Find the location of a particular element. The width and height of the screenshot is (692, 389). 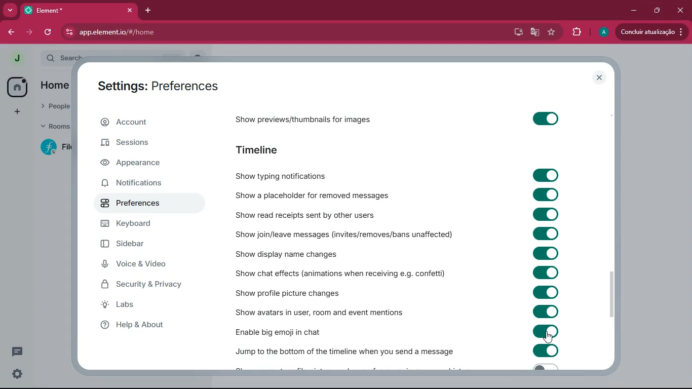

close is located at coordinates (680, 10).